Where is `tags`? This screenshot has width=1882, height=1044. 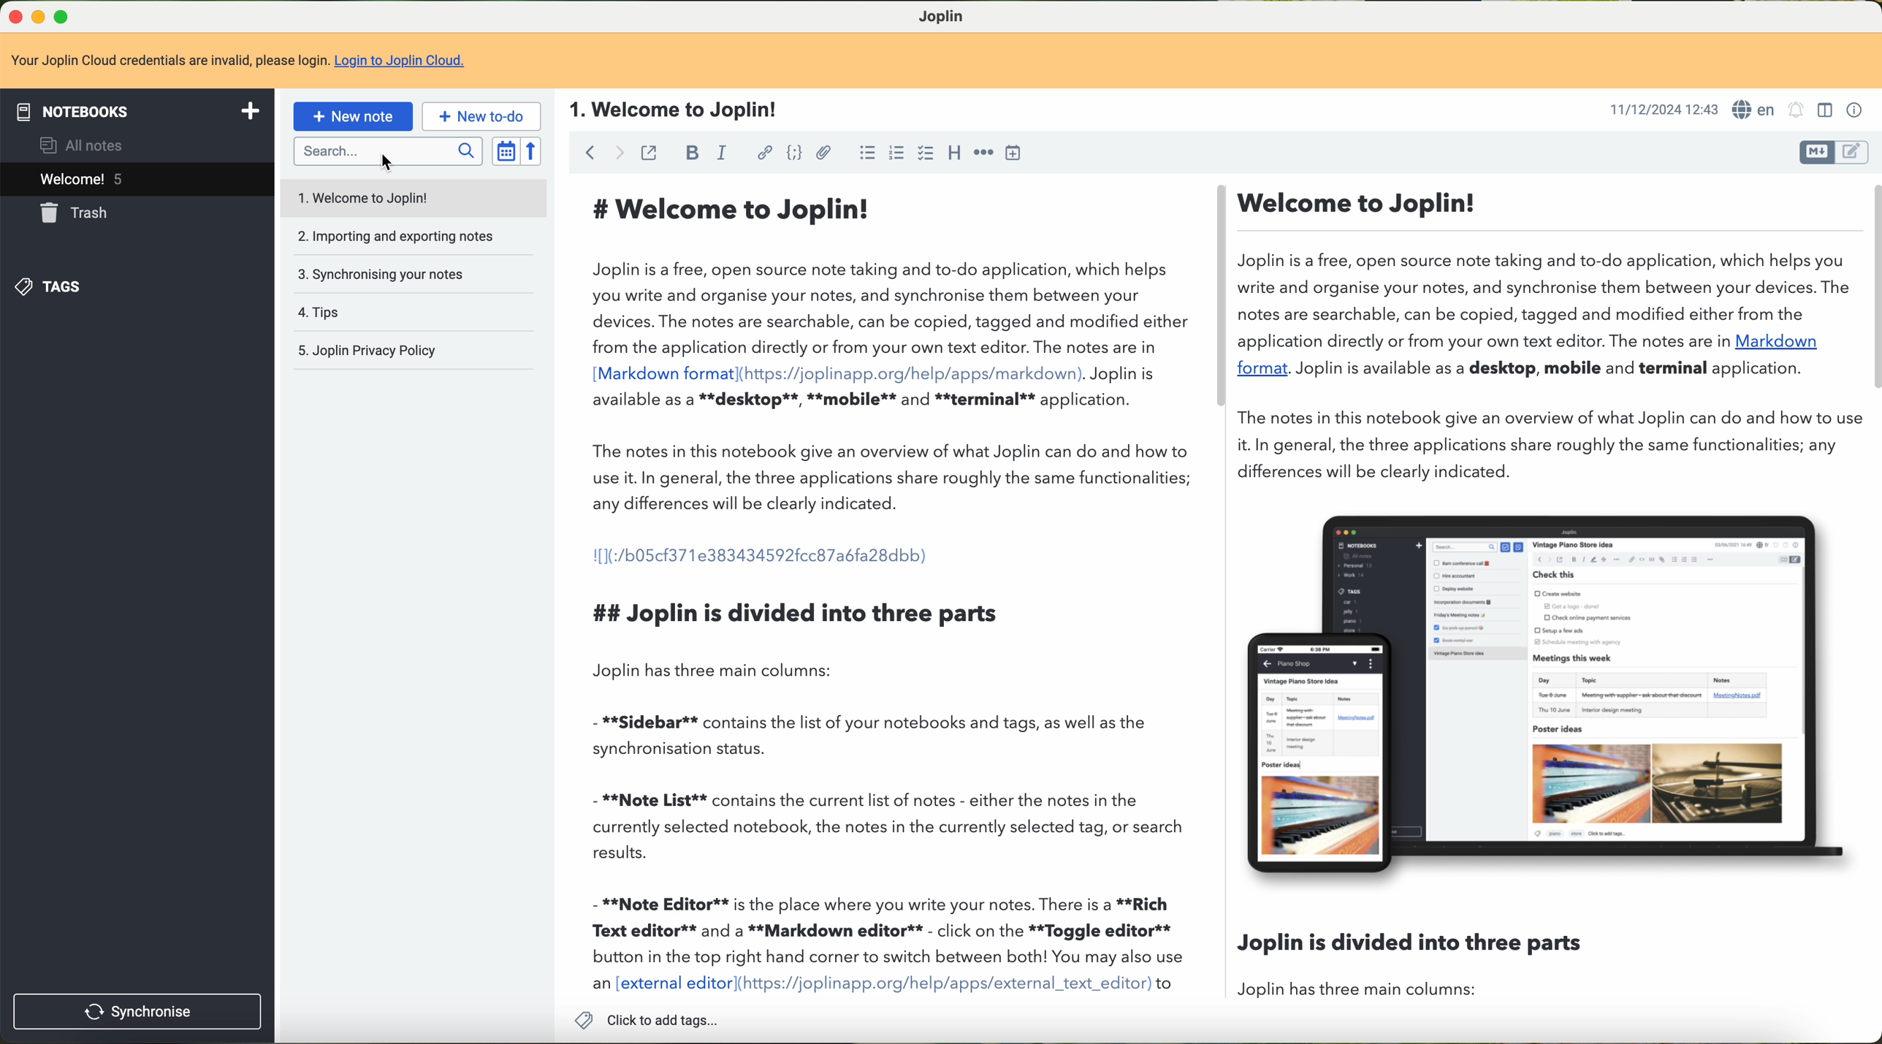
tags is located at coordinates (52, 286).